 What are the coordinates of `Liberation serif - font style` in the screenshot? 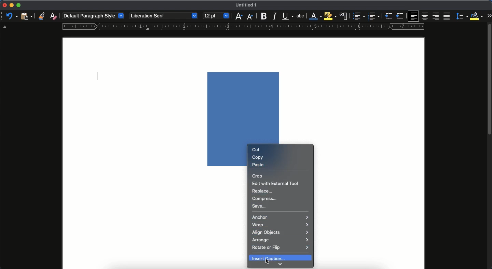 It's located at (163, 16).